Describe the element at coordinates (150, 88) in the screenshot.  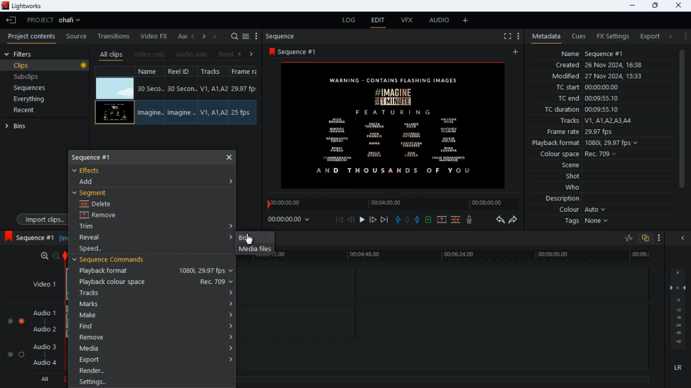
I see `Name` at that location.